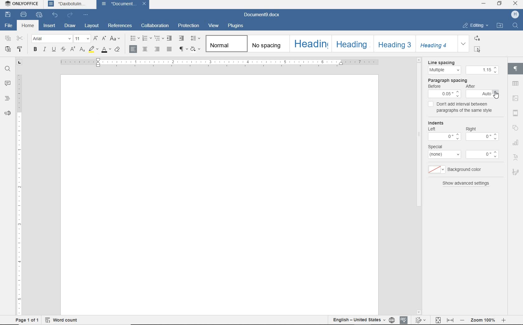 The image size is (523, 325). What do you see at coordinates (438, 320) in the screenshot?
I see `fit to page` at bounding box center [438, 320].